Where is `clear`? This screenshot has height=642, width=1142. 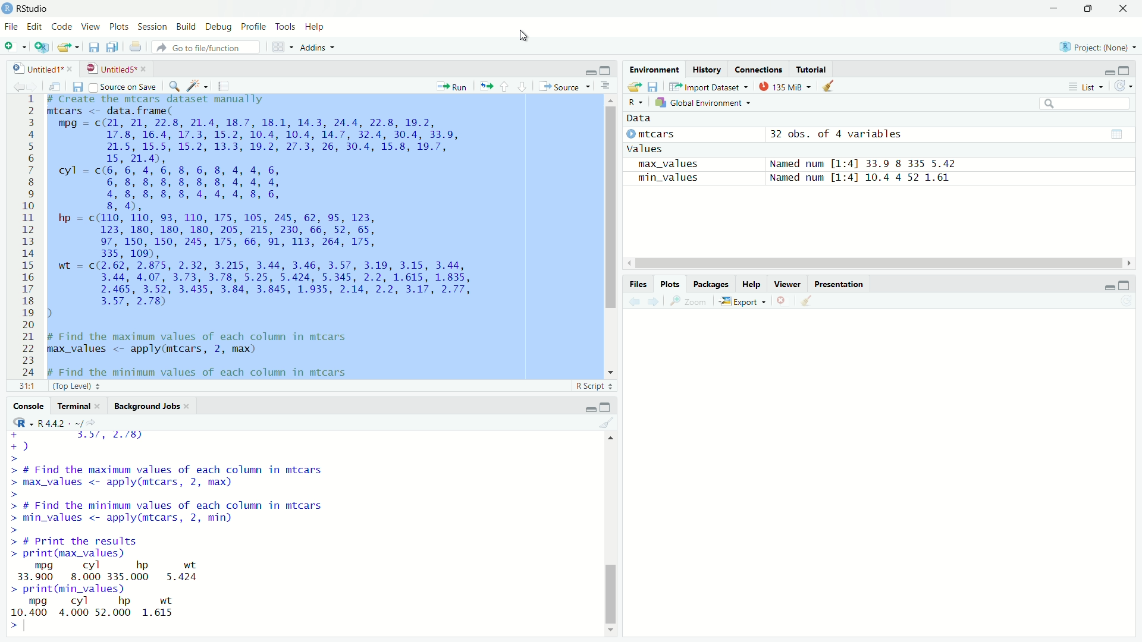
clear is located at coordinates (815, 302).